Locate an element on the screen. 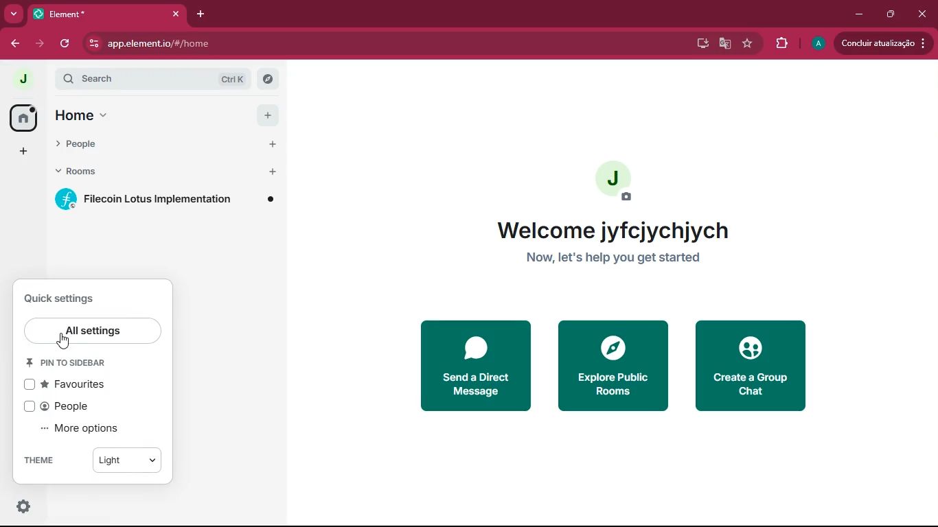 This screenshot has height=527, width=938. all settings is located at coordinates (91, 331).